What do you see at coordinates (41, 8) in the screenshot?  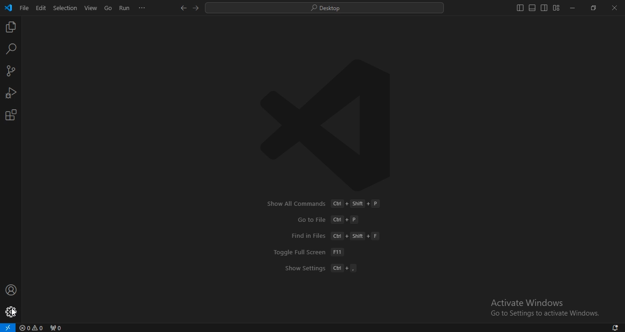 I see `edit` at bounding box center [41, 8].